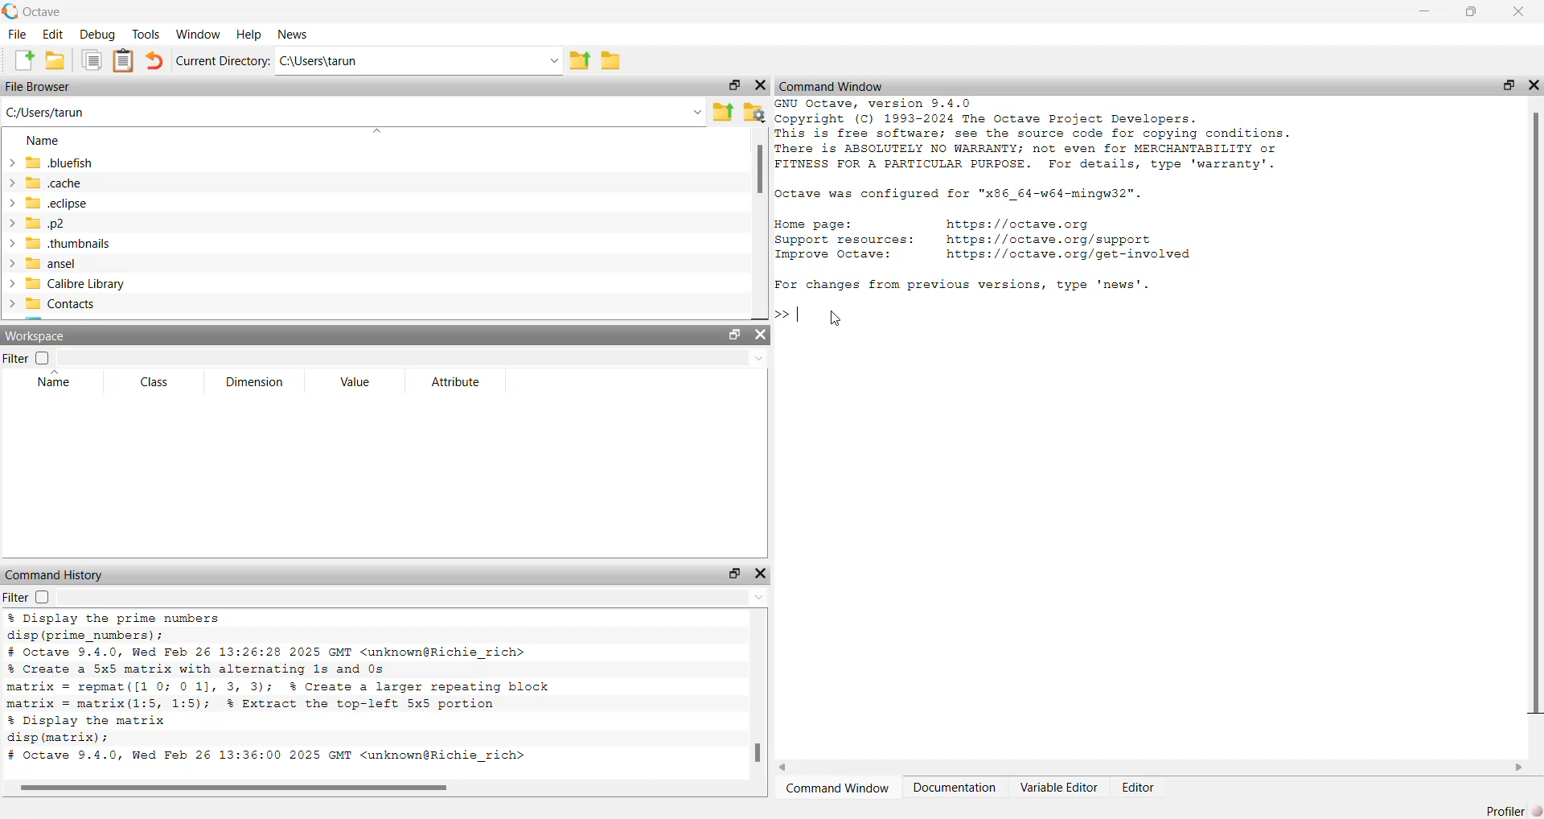  I want to click on filter, so click(26, 598).